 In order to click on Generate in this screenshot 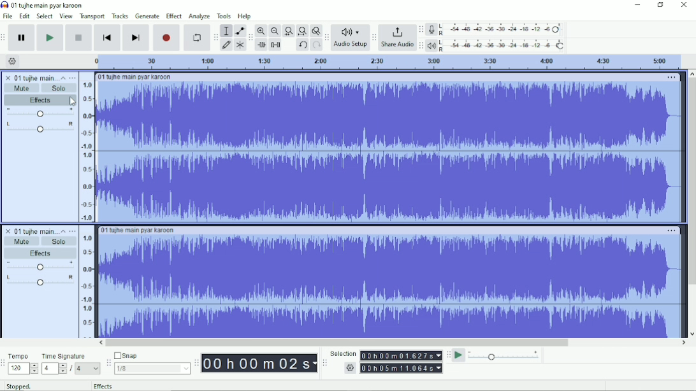, I will do `click(147, 16)`.